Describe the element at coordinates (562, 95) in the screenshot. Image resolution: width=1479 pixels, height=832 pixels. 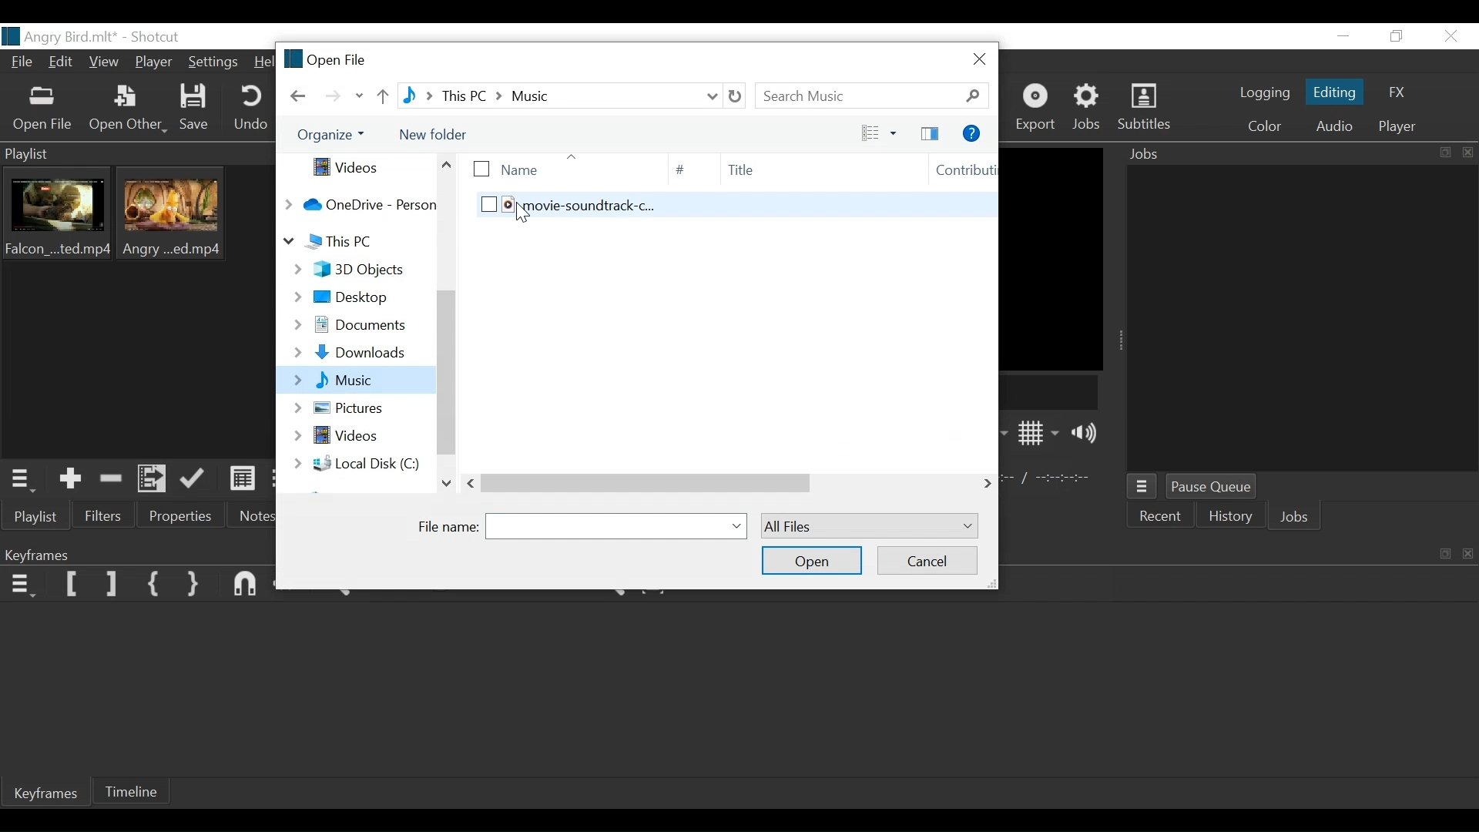
I see `File Path` at that location.